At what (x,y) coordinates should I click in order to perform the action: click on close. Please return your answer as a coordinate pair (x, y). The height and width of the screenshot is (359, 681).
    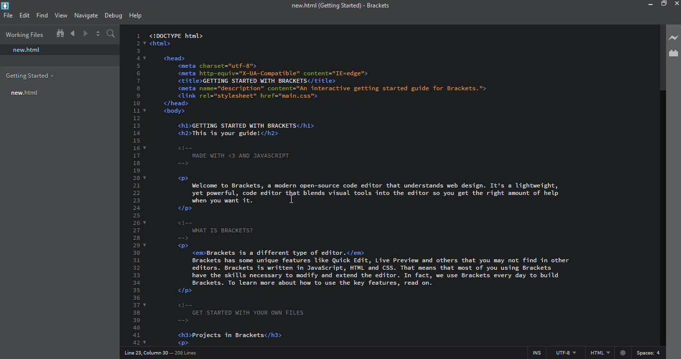
    Looking at the image, I should click on (679, 3).